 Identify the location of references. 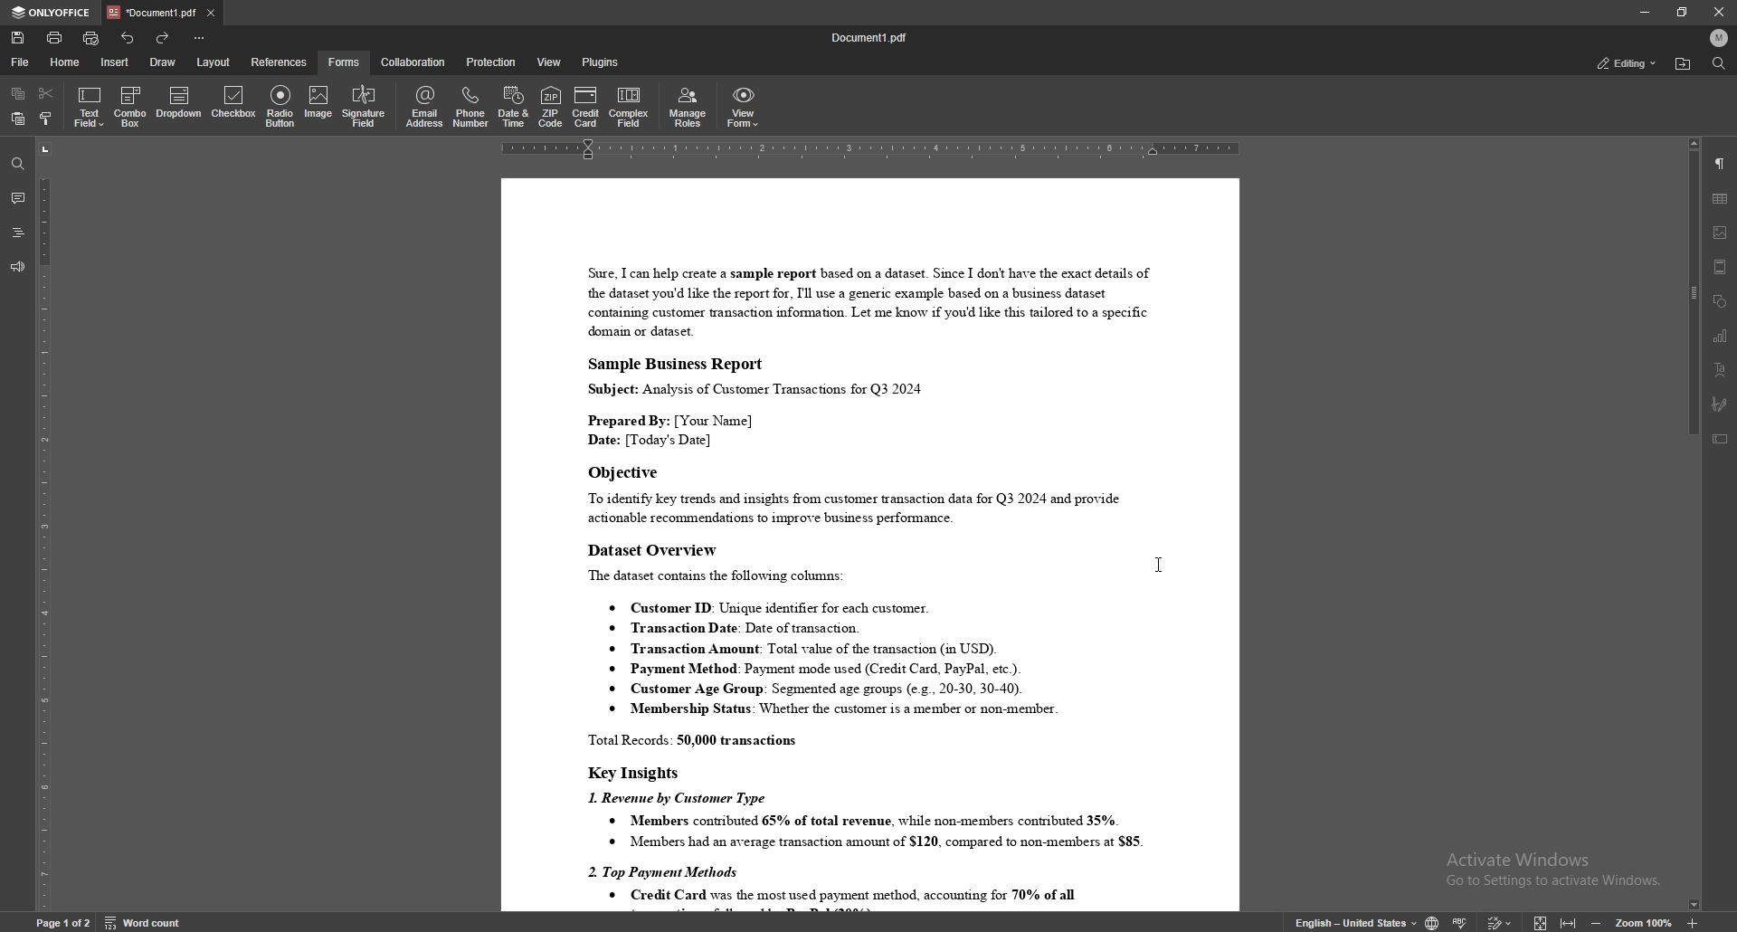
(280, 62).